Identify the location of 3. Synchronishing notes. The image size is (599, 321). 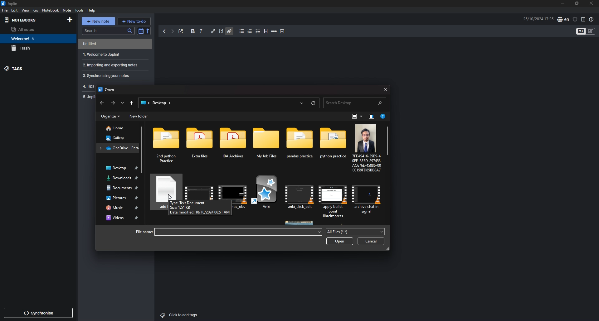
(113, 76).